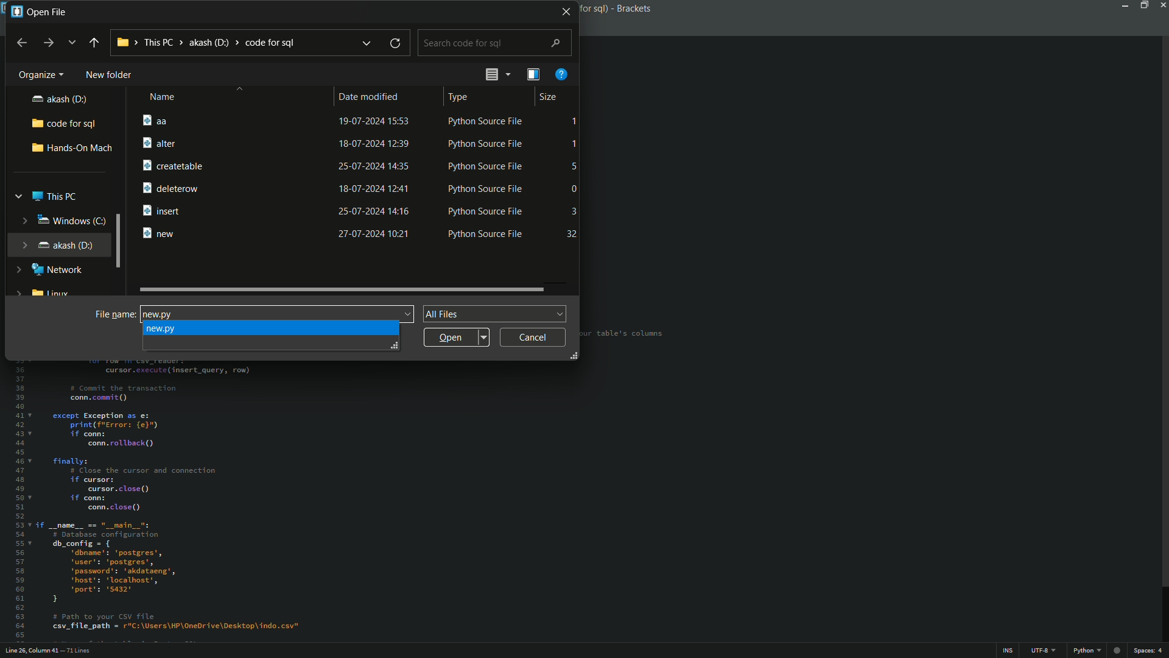  Describe the element at coordinates (29, 651) in the screenshot. I see `cursor position` at that location.